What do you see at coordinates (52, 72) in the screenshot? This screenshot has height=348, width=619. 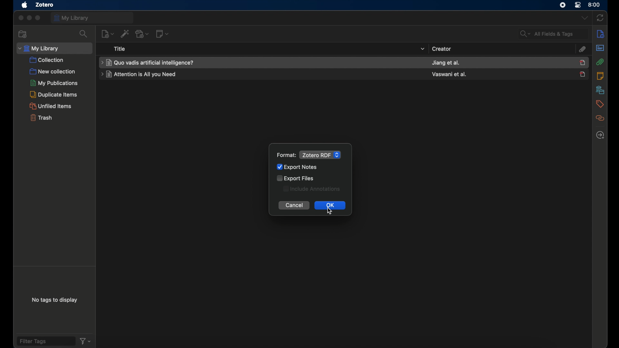 I see `new collection` at bounding box center [52, 72].